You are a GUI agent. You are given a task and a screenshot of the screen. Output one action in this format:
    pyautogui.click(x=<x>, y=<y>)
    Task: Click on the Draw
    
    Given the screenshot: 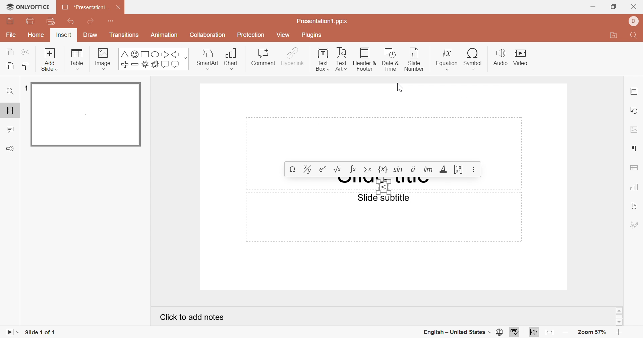 What is the action you would take?
    pyautogui.click(x=91, y=36)
    